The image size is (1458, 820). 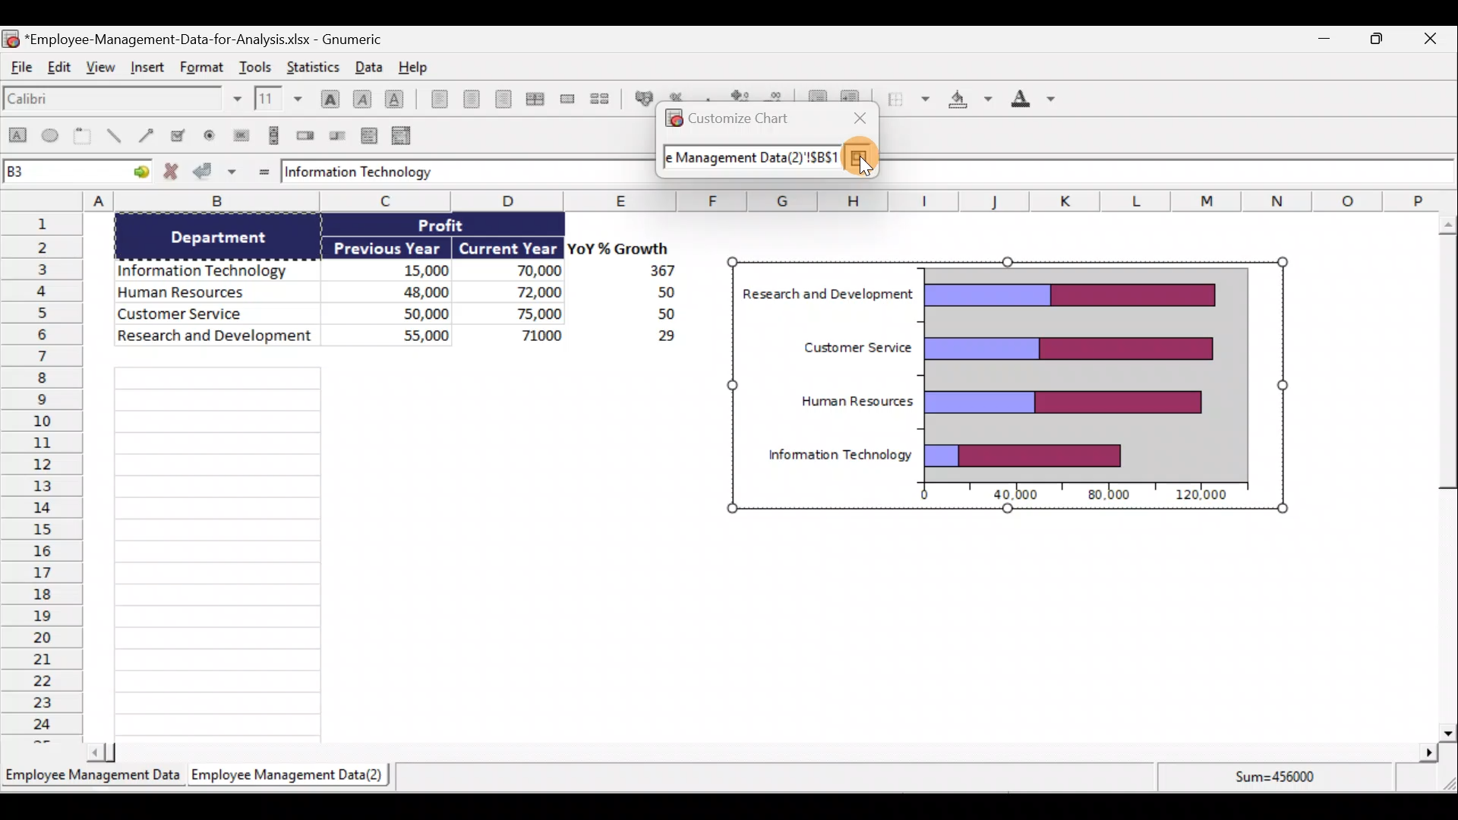 I want to click on Maximize, so click(x=1384, y=41).